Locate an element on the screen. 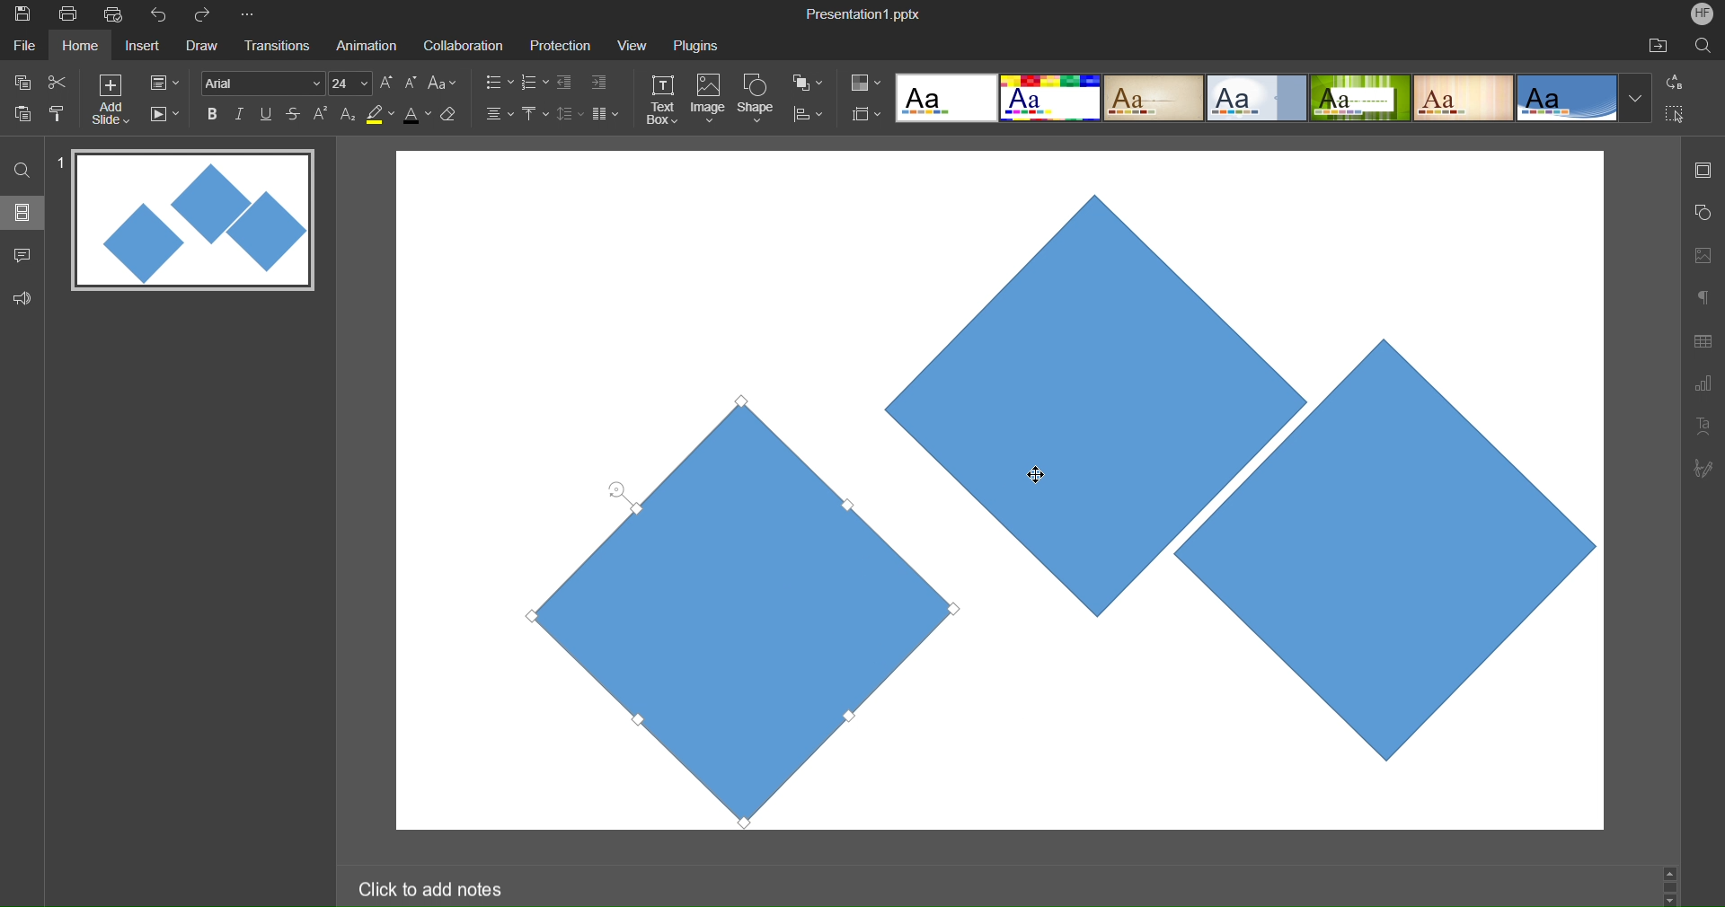  search is located at coordinates (23, 169).